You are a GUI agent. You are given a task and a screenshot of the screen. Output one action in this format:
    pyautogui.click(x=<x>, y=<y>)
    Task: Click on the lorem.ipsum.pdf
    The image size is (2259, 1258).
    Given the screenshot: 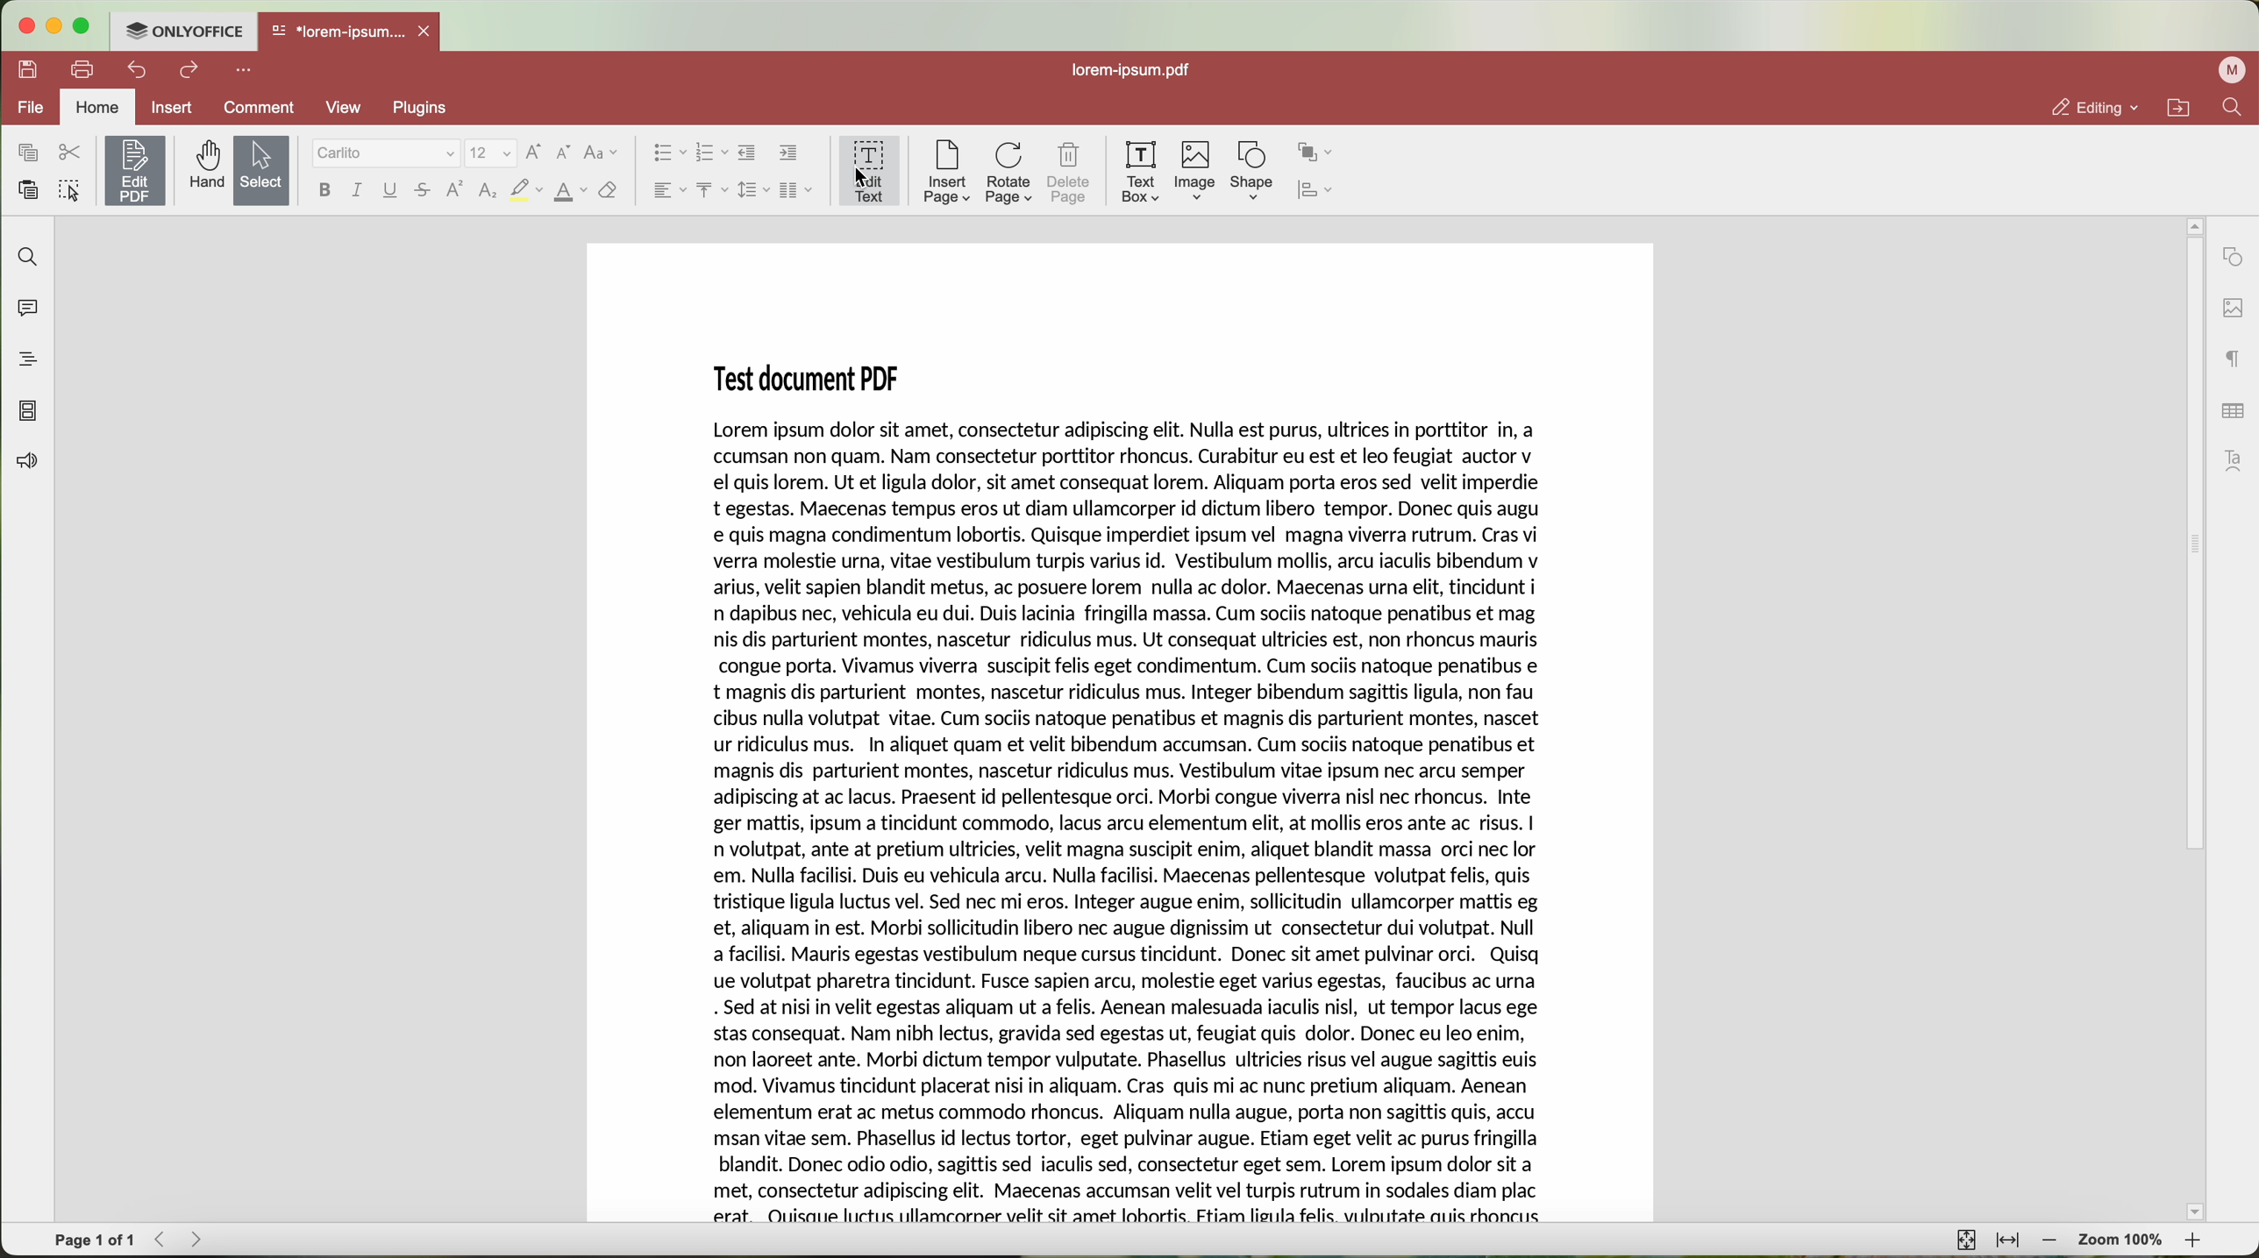 What is the action you would take?
    pyautogui.click(x=1137, y=71)
    